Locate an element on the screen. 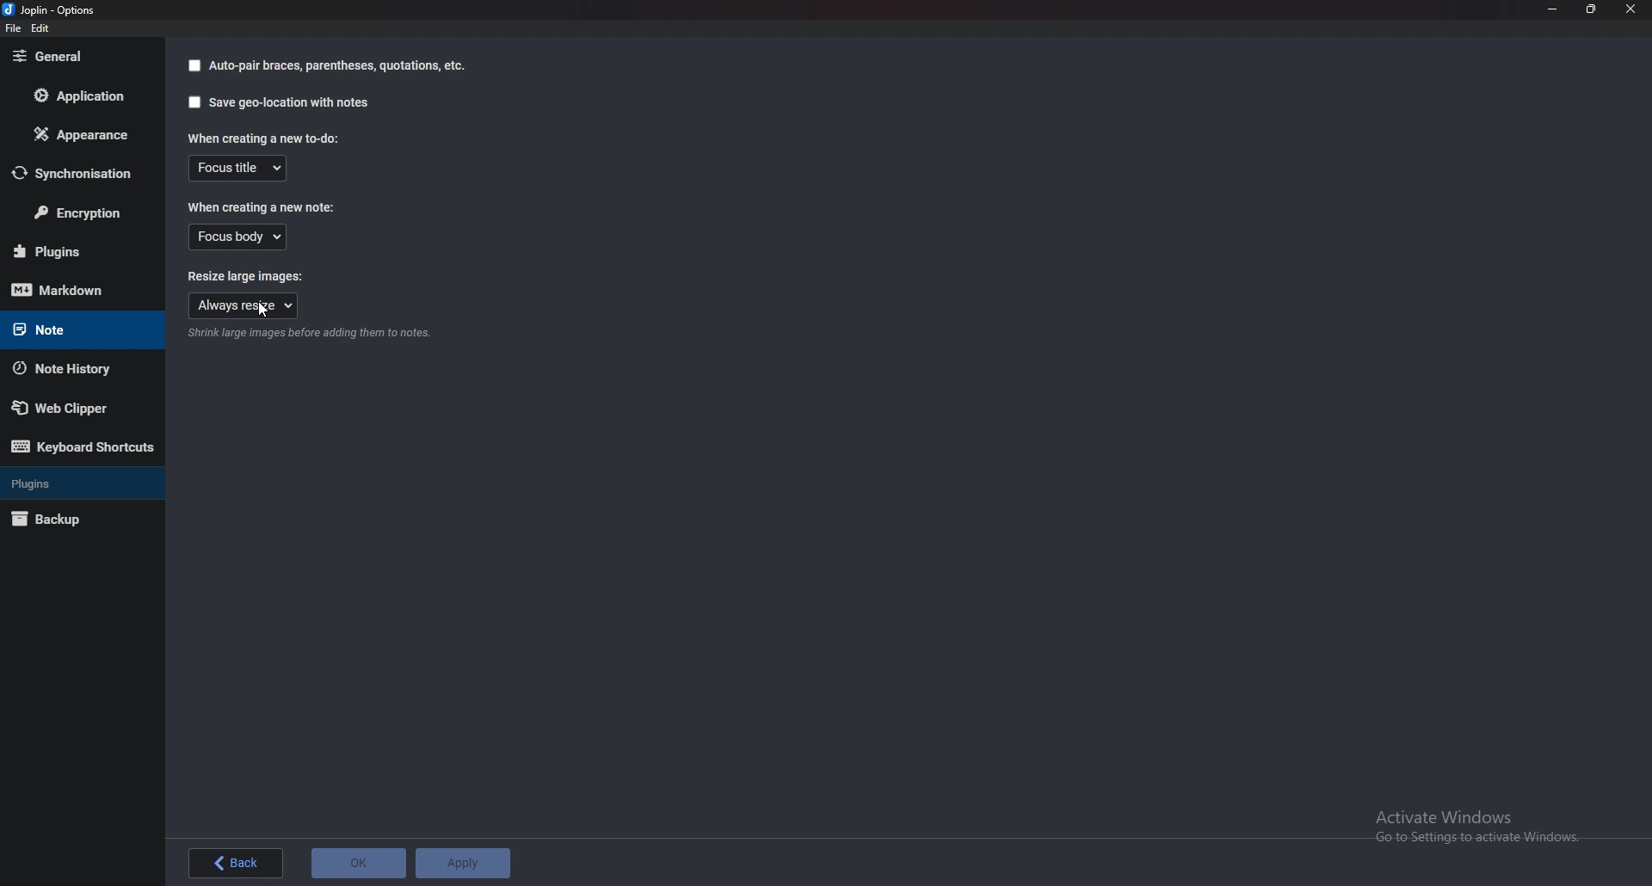 This screenshot has width=1652, height=886. Close is located at coordinates (1630, 9).